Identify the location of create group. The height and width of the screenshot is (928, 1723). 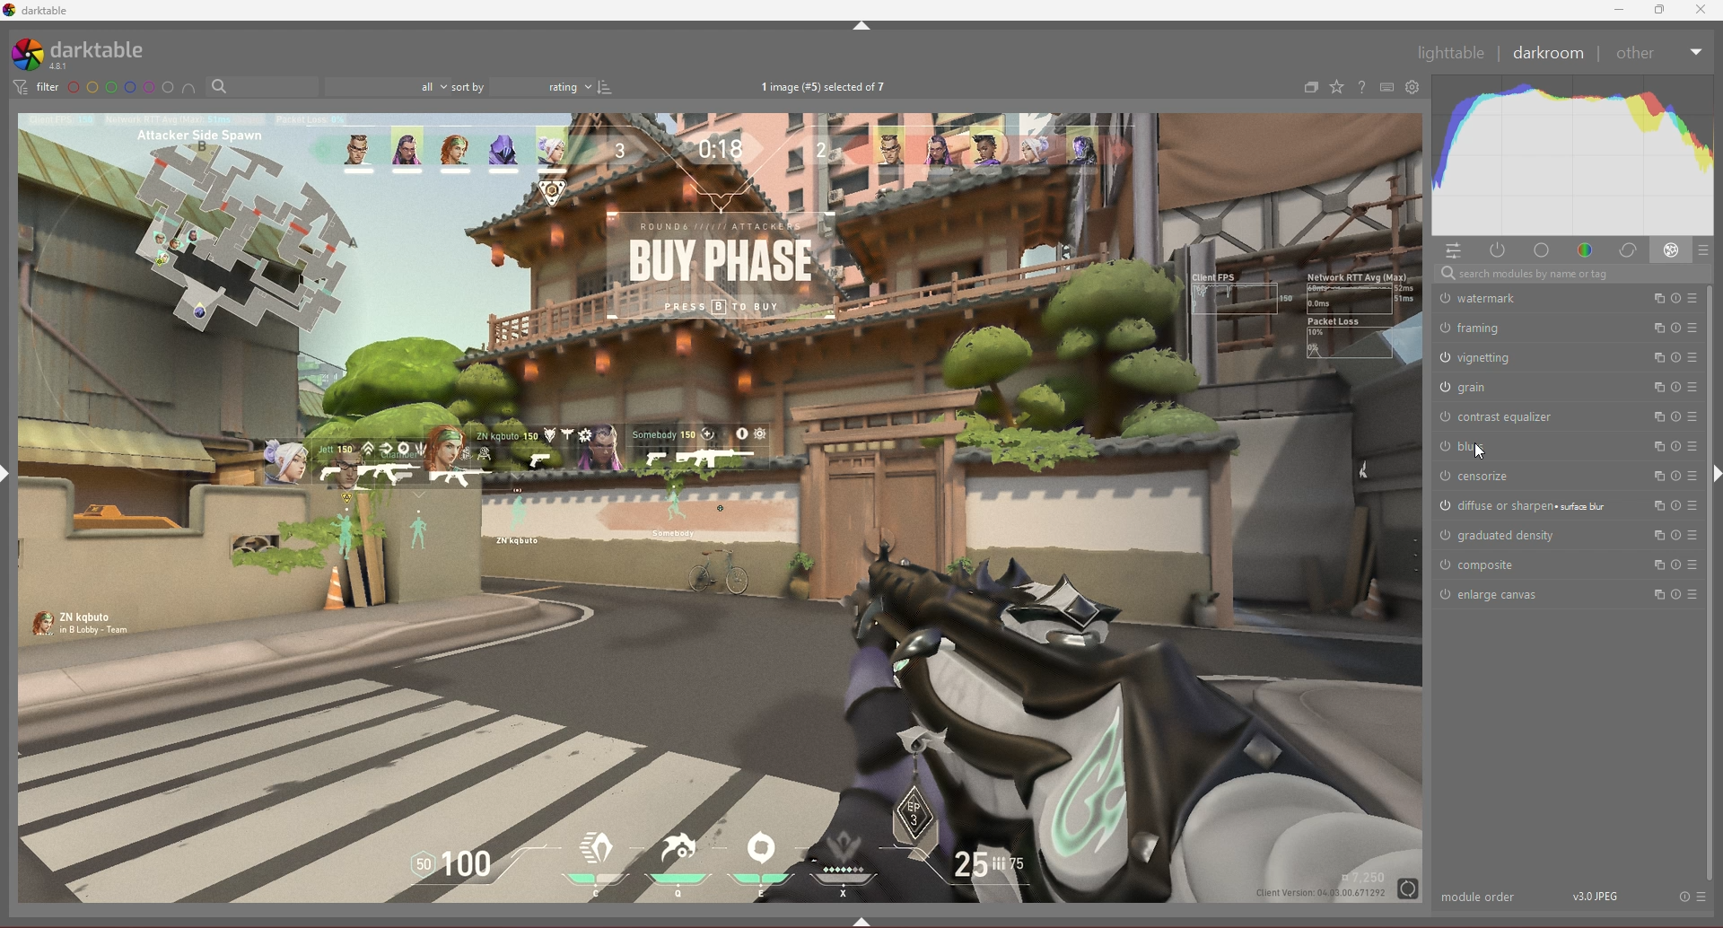
(1311, 87).